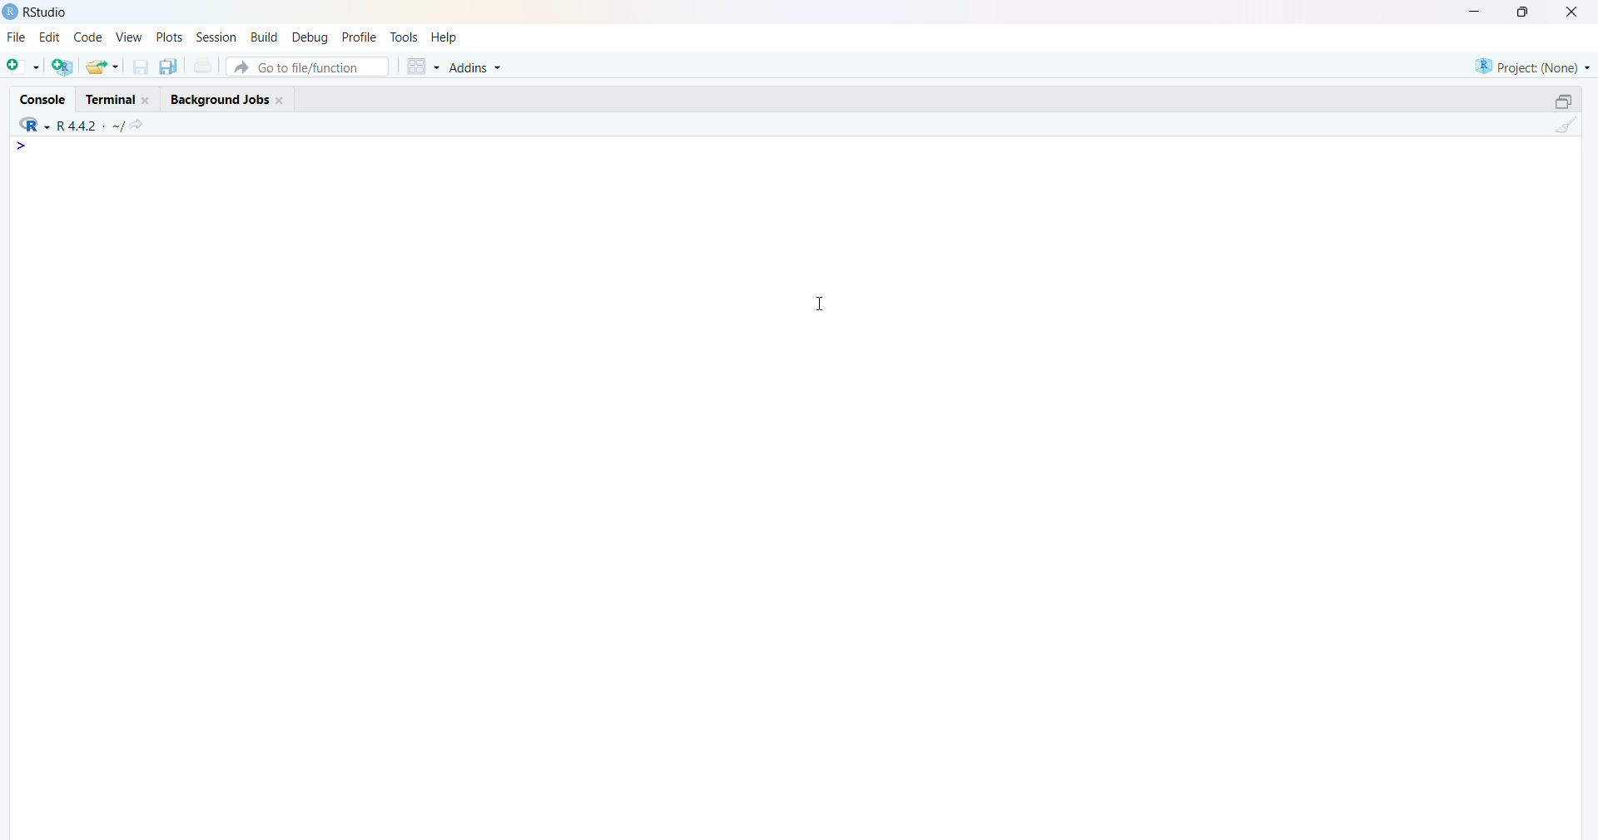  Describe the element at coordinates (50, 37) in the screenshot. I see `edit` at that location.